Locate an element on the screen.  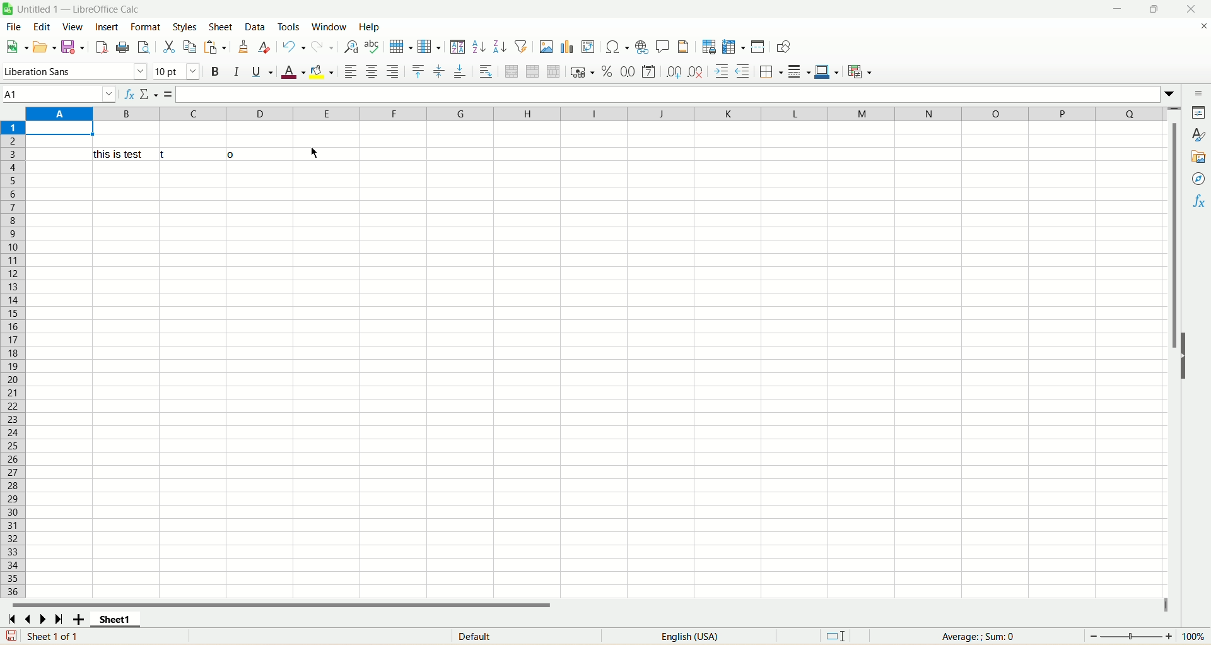
scroll to first sheet is located at coordinates (15, 616).